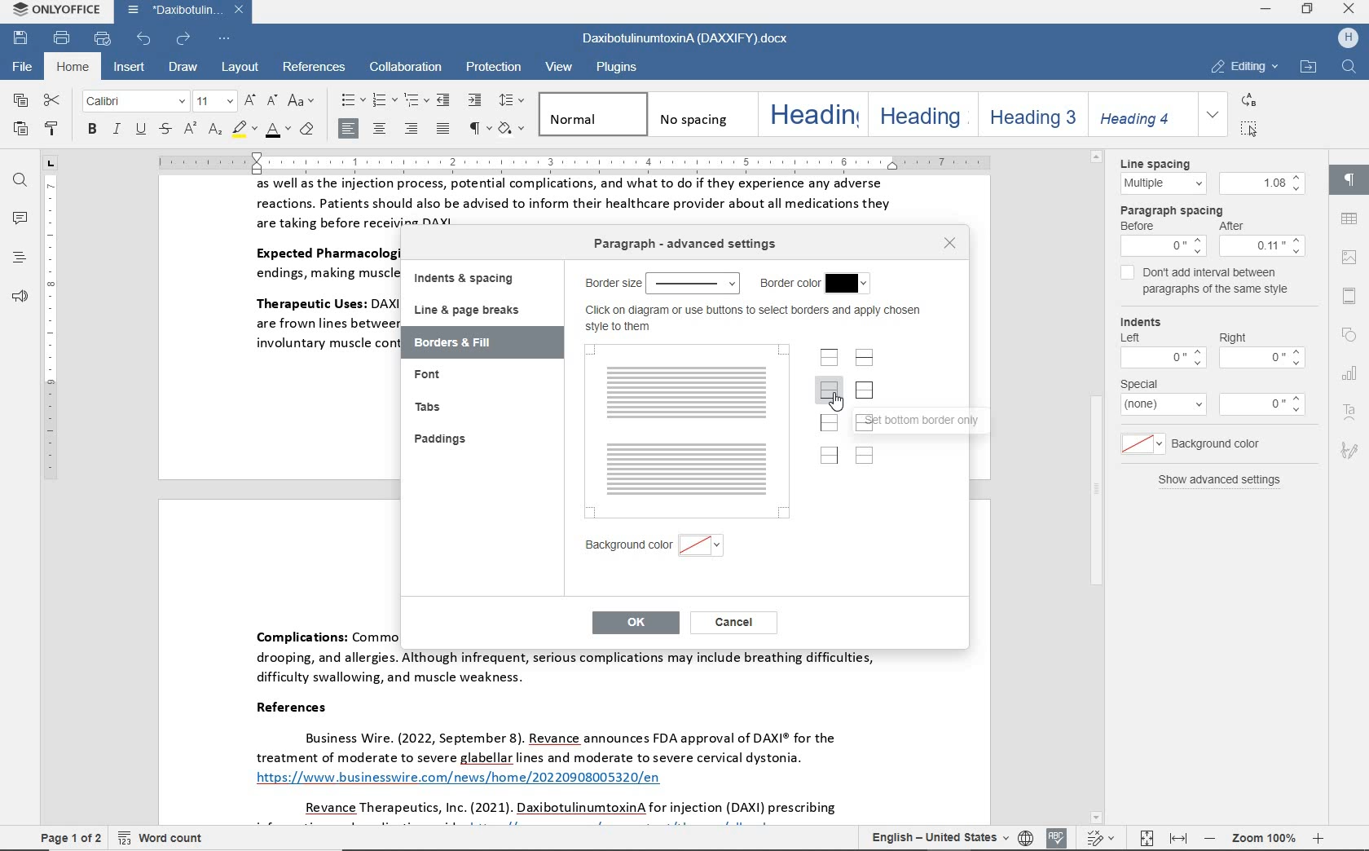 Image resolution: width=1369 pixels, height=851 pixels. What do you see at coordinates (1027, 837) in the screenshot?
I see `set document language` at bounding box center [1027, 837].